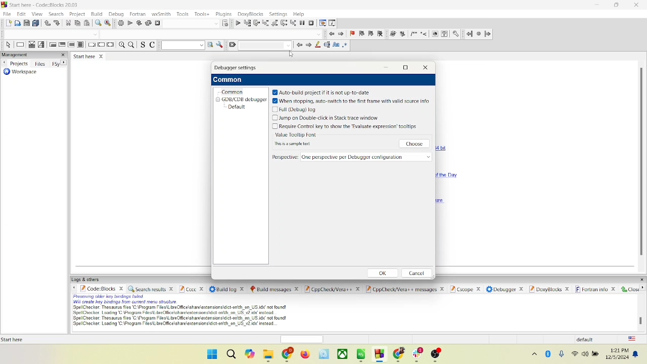  Describe the element at coordinates (596, 289) in the screenshot. I see `fortran info` at that location.